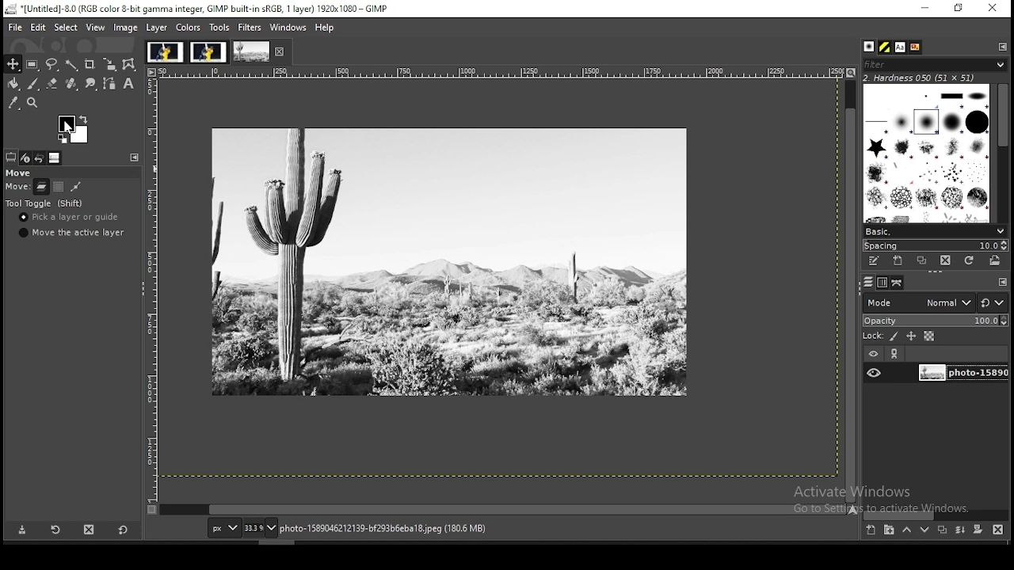 This screenshot has width=1014, height=570. What do you see at coordinates (896, 354) in the screenshot?
I see `link` at bounding box center [896, 354].